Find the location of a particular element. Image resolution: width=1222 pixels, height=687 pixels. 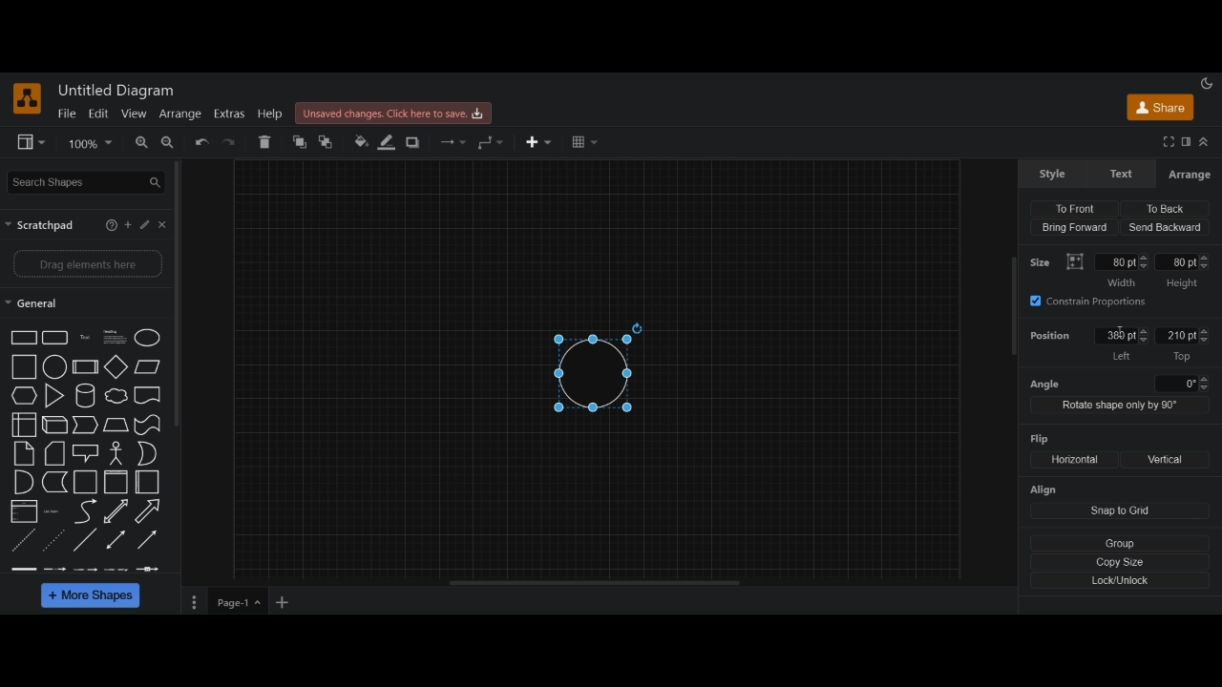

bring forward is located at coordinates (1073, 229).